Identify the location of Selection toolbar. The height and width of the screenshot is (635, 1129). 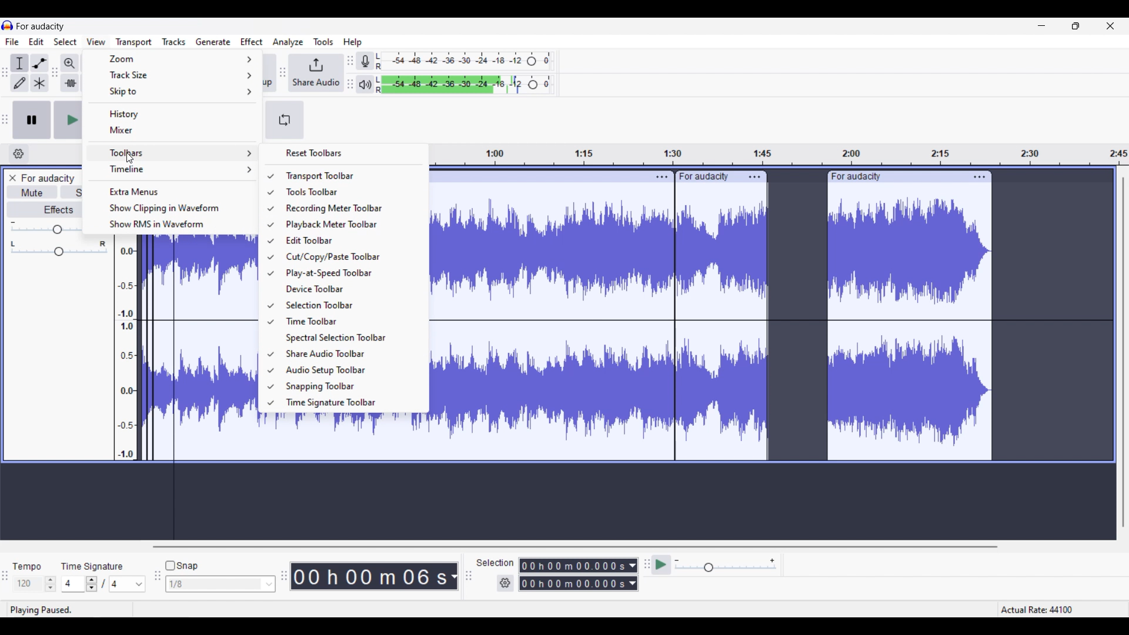
(349, 305).